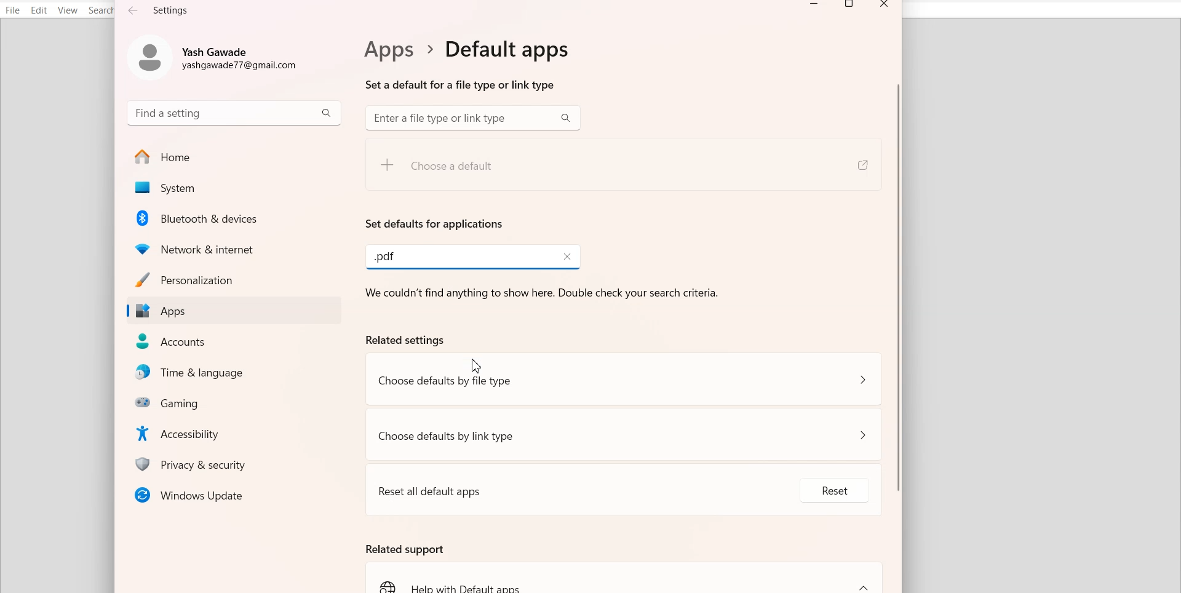 This screenshot has width=1181, height=593. Describe the element at coordinates (546, 315) in the screenshot. I see `Text` at that location.